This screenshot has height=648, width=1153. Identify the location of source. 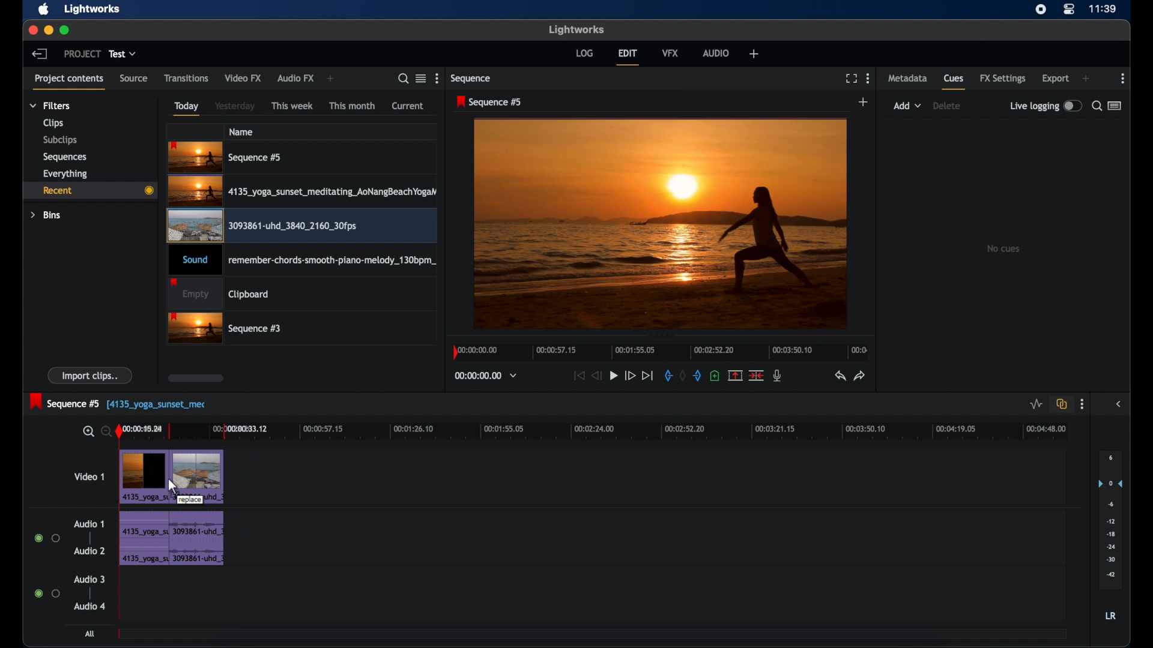
(134, 78).